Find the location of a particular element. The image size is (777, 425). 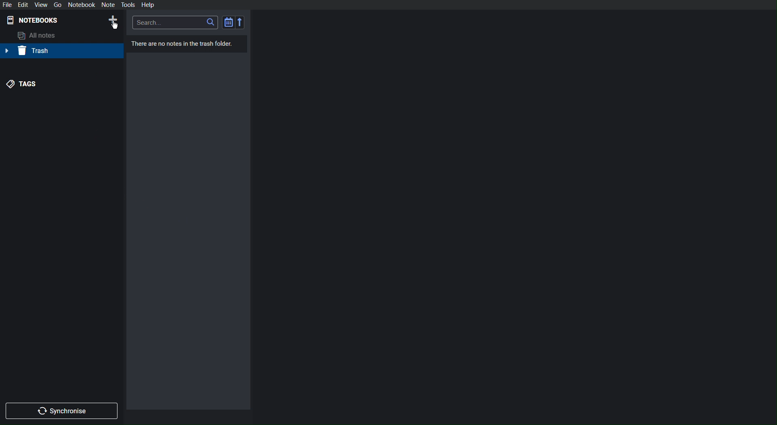

All notes is located at coordinates (36, 36).